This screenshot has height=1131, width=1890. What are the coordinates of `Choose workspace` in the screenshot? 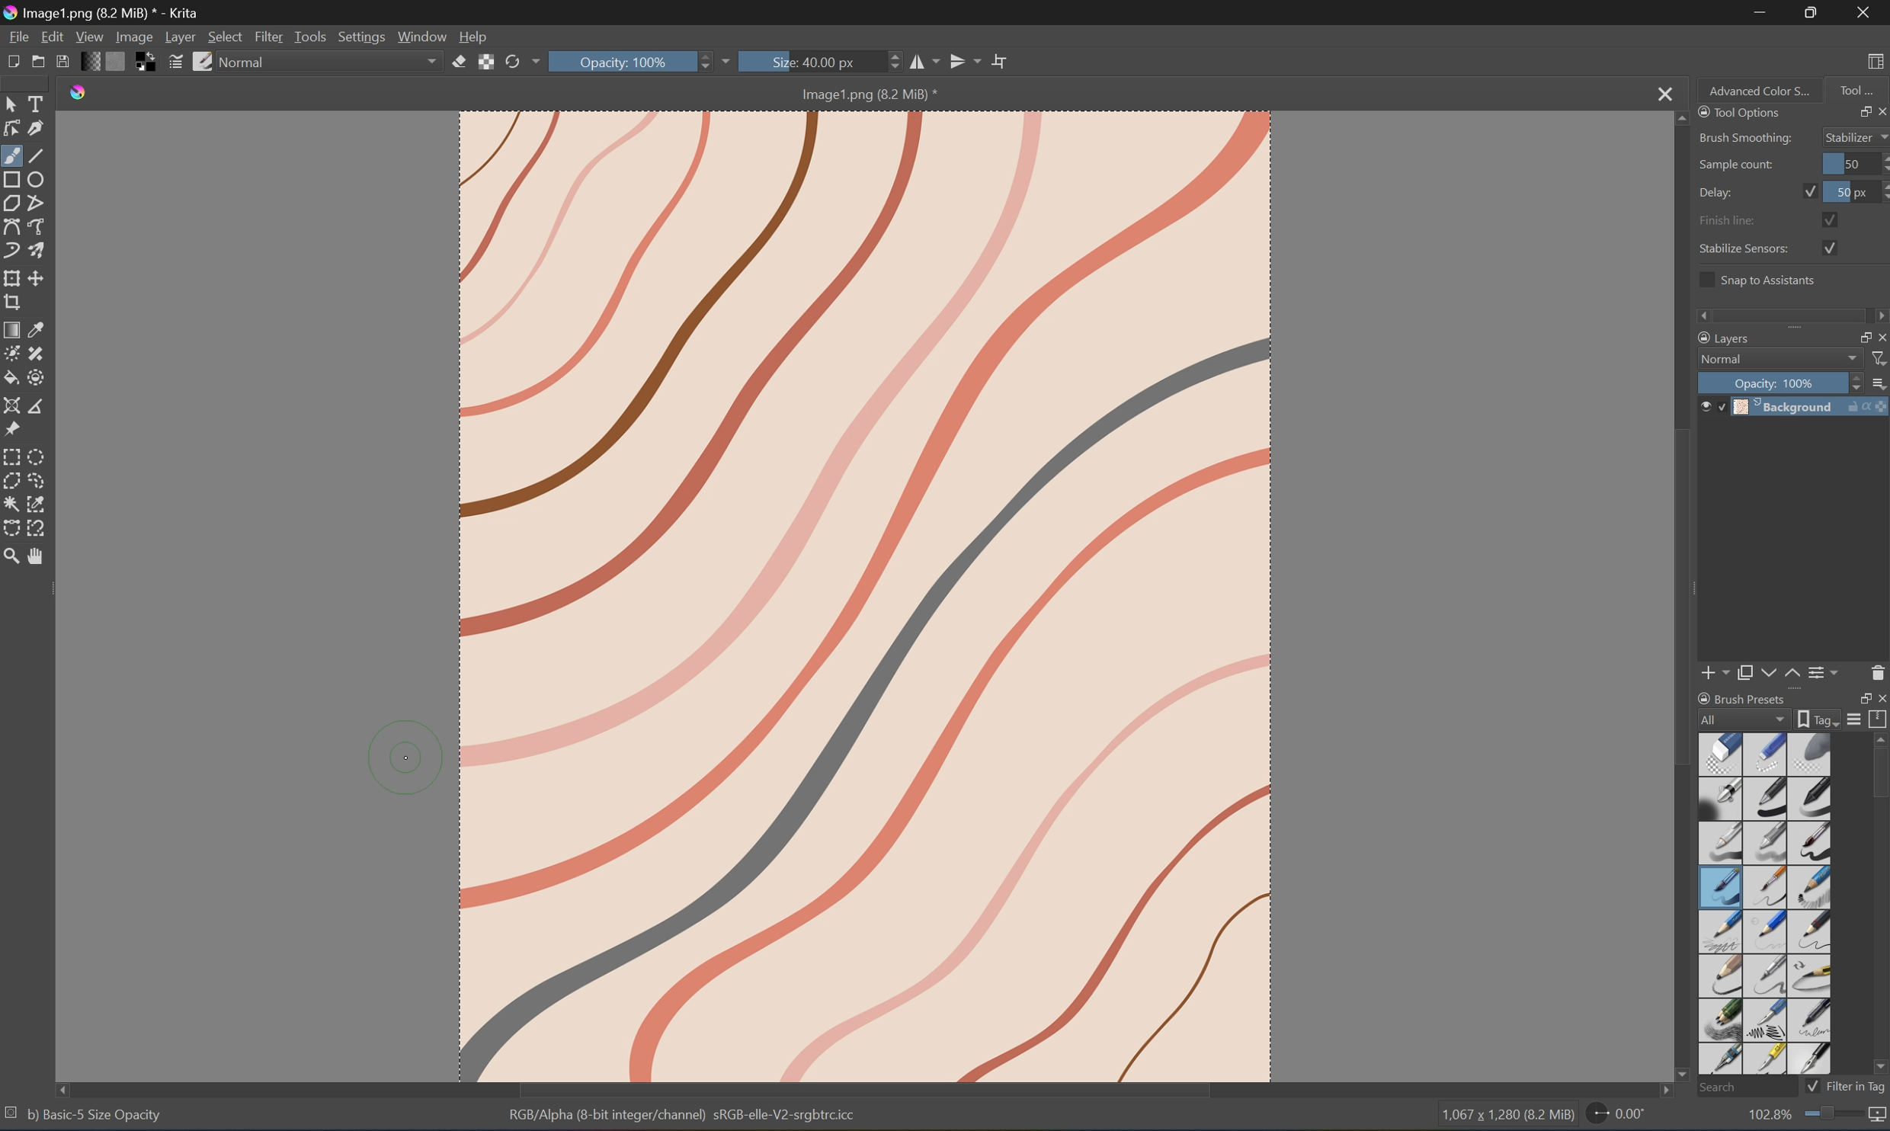 It's located at (1879, 61).